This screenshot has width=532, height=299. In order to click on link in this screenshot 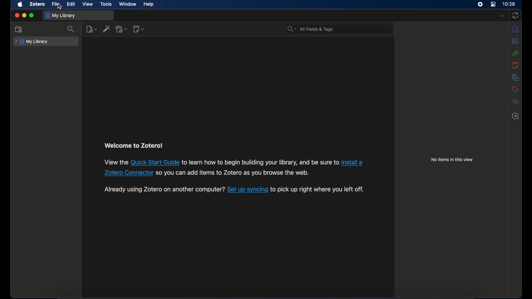, I will do `click(352, 162)`.